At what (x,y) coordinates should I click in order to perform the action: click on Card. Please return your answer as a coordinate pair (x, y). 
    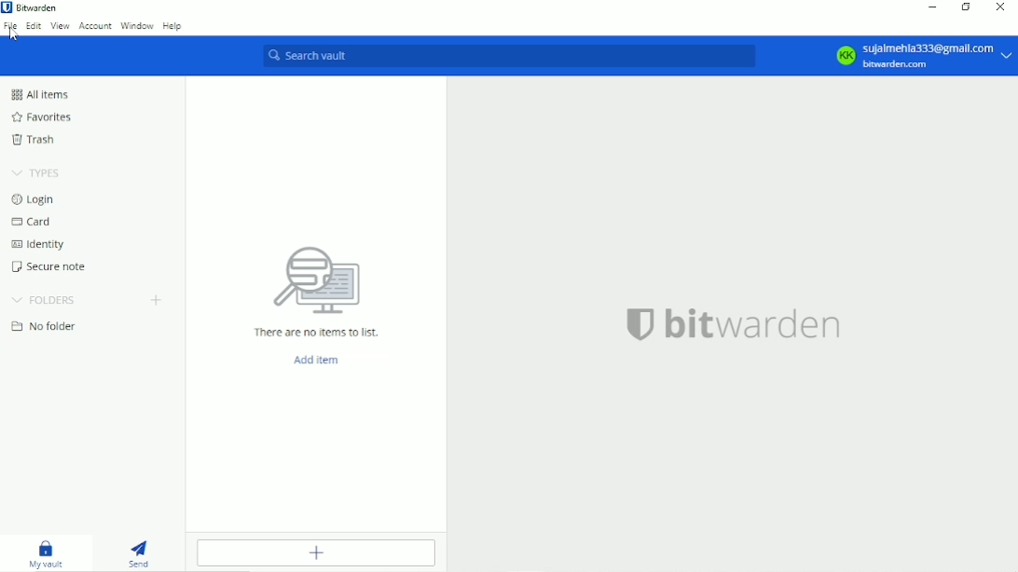
    Looking at the image, I should click on (35, 221).